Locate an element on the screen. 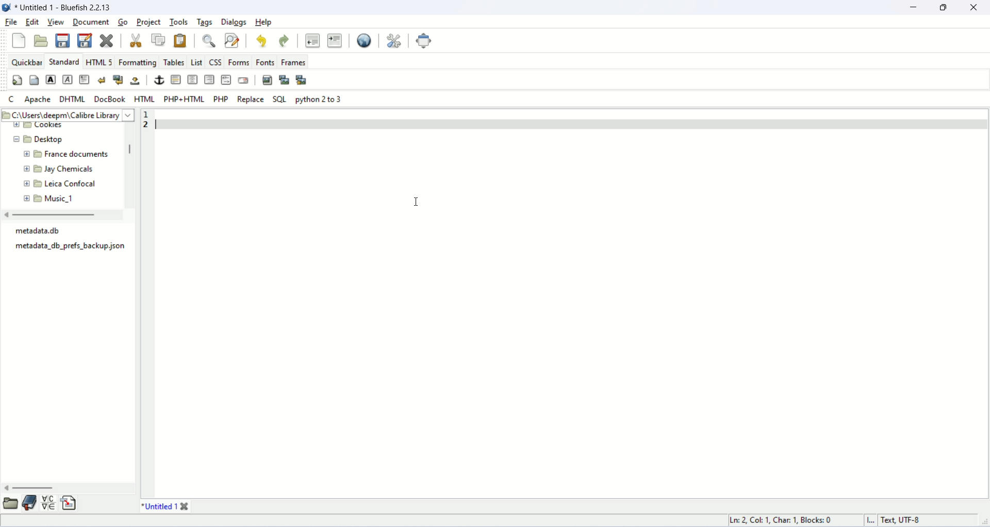 This screenshot has width=990, height=527. character encoding is located at coordinates (902, 521).